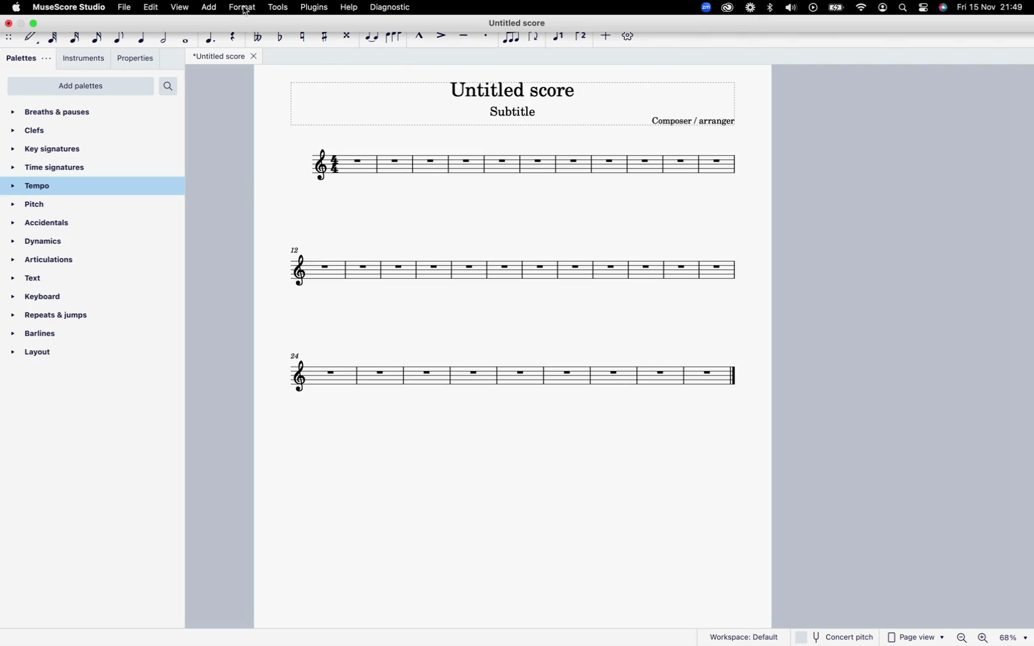 This screenshot has height=646, width=1034. Describe the element at coordinates (58, 356) in the screenshot. I see `layout` at that location.